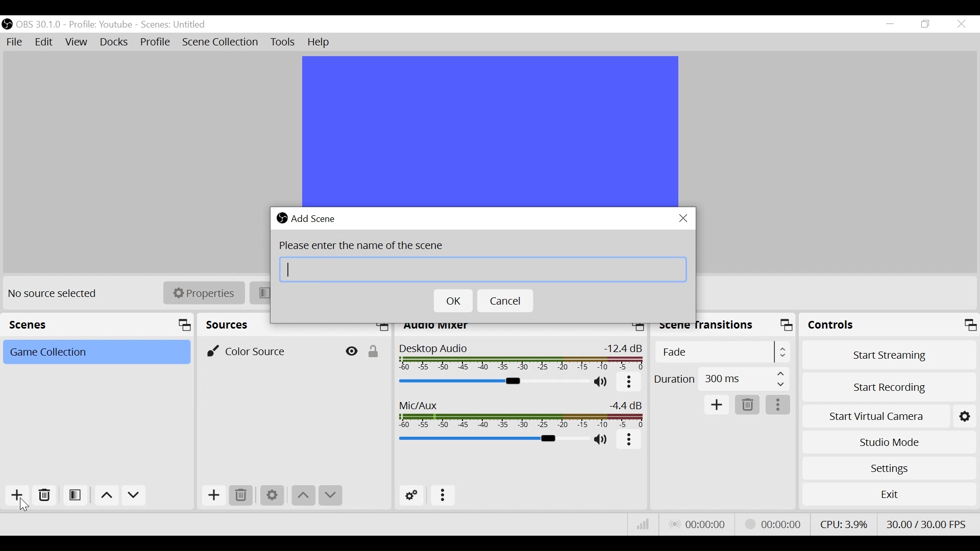  Describe the element at coordinates (929, 523) in the screenshot. I see `Frame Per Second` at that location.